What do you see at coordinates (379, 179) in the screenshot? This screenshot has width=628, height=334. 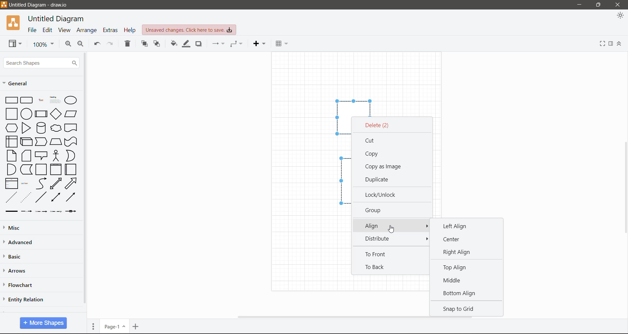 I see `Duplicate` at bounding box center [379, 179].